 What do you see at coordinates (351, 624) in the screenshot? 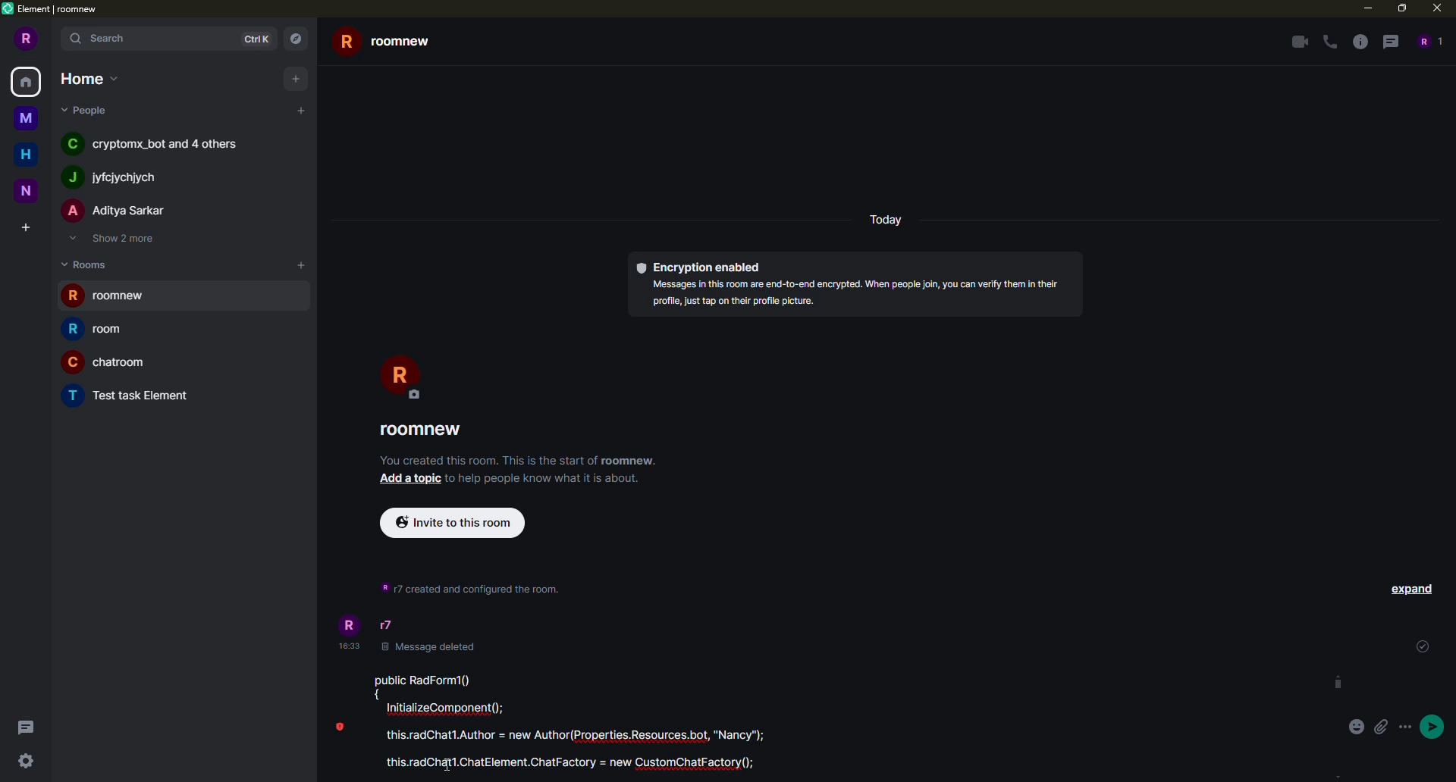
I see `profile` at bounding box center [351, 624].